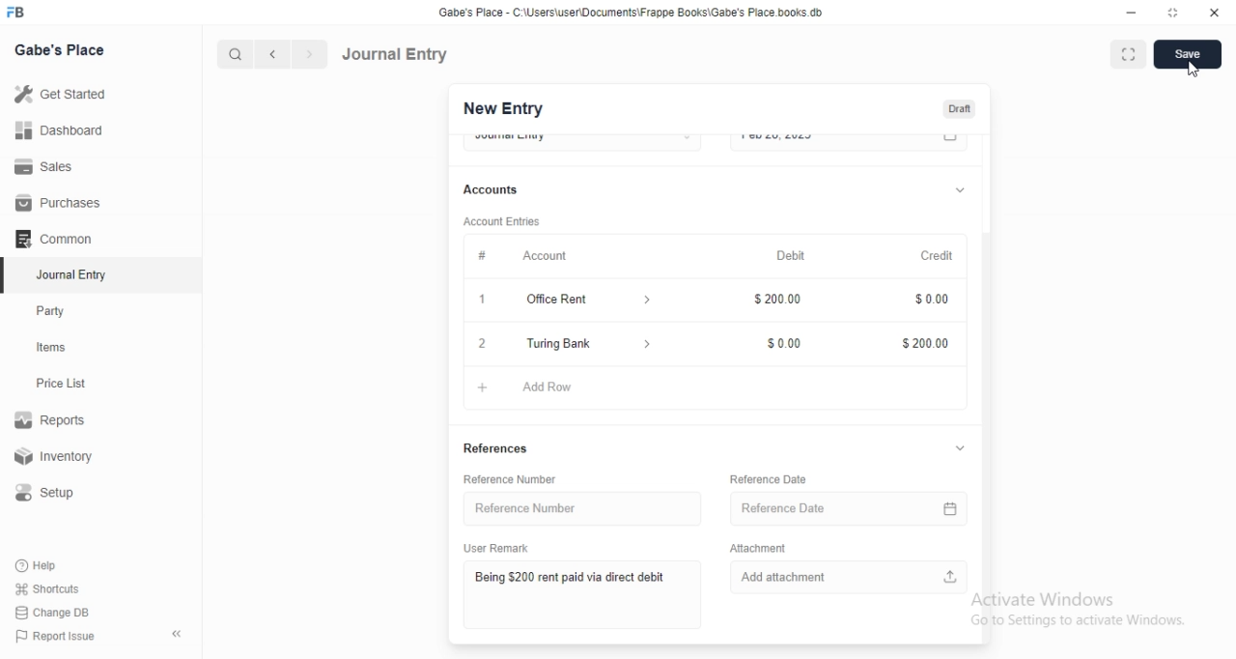  What do you see at coordinates (53, 423) in the screenshot?
I see `Reports.` at bounding box center [53, 423].